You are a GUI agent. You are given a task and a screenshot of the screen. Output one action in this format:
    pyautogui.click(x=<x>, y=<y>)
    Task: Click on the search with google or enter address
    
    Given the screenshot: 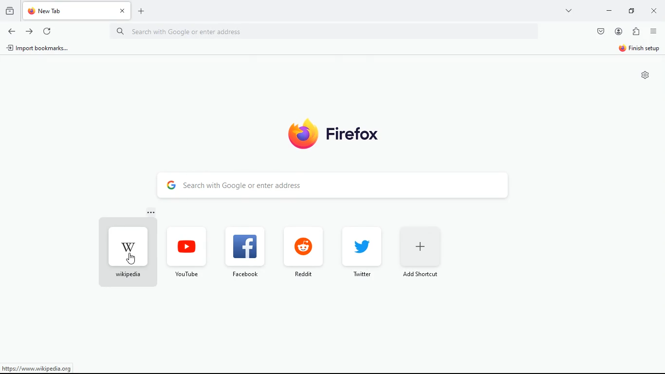 What is the action you would take?
    pyautogui.click(x=336, y=186)
    